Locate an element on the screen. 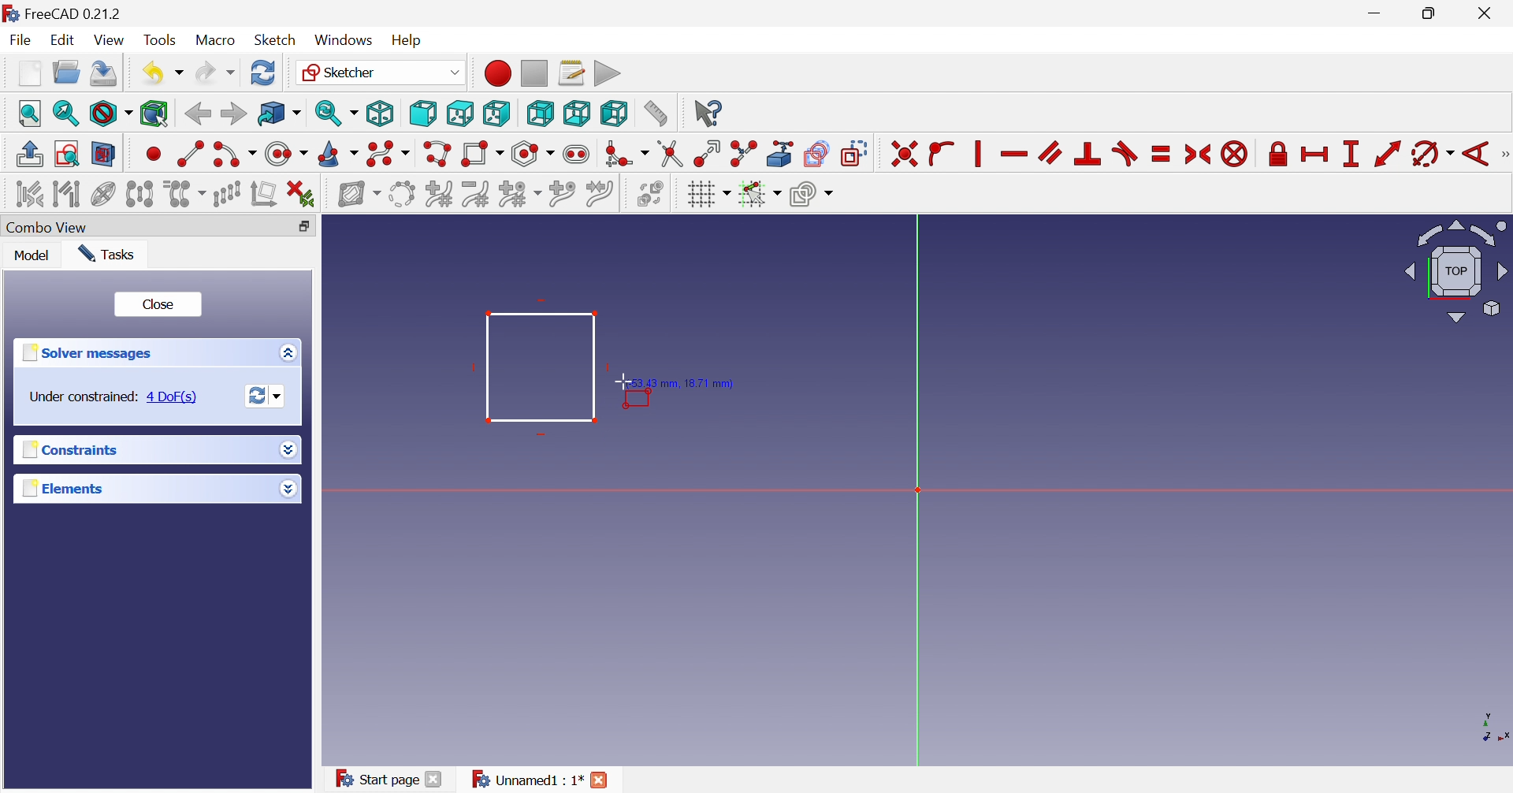 Image resolution: width=1513 pixels, height=793 pixels. Sketch is located at coordinates (275, 40).